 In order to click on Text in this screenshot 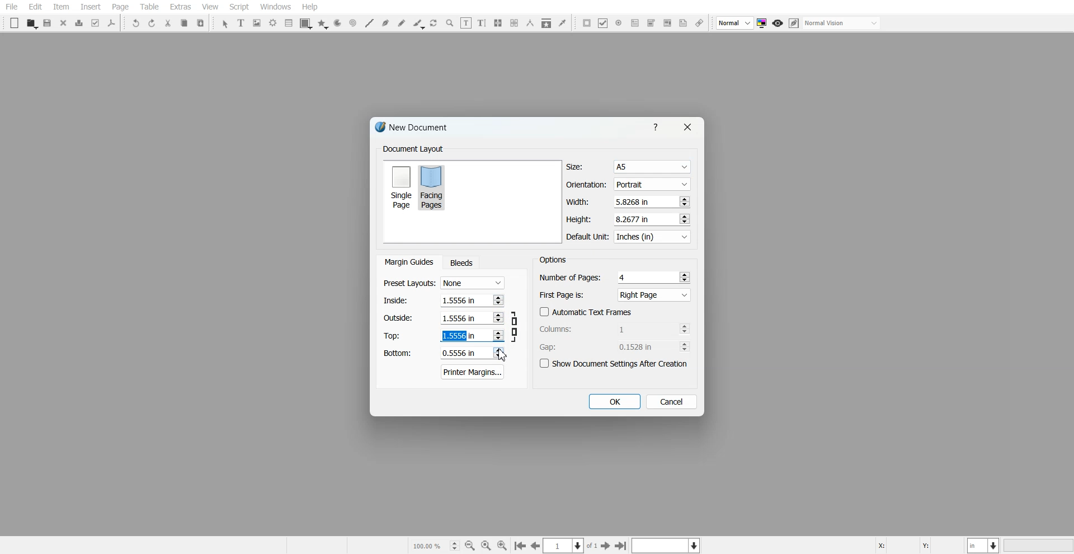, I will do `click(416, 129)`.